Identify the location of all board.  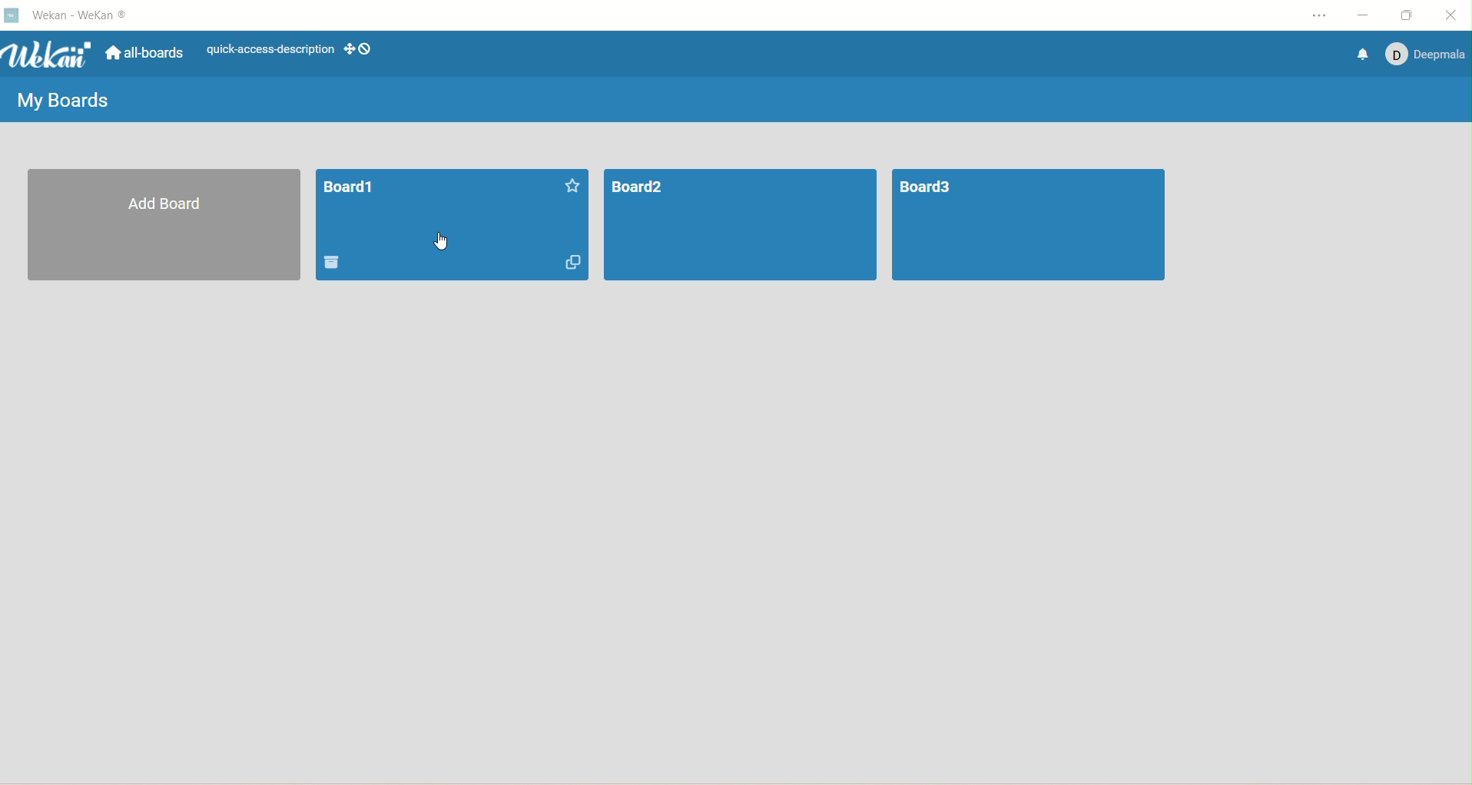
(167, 226).